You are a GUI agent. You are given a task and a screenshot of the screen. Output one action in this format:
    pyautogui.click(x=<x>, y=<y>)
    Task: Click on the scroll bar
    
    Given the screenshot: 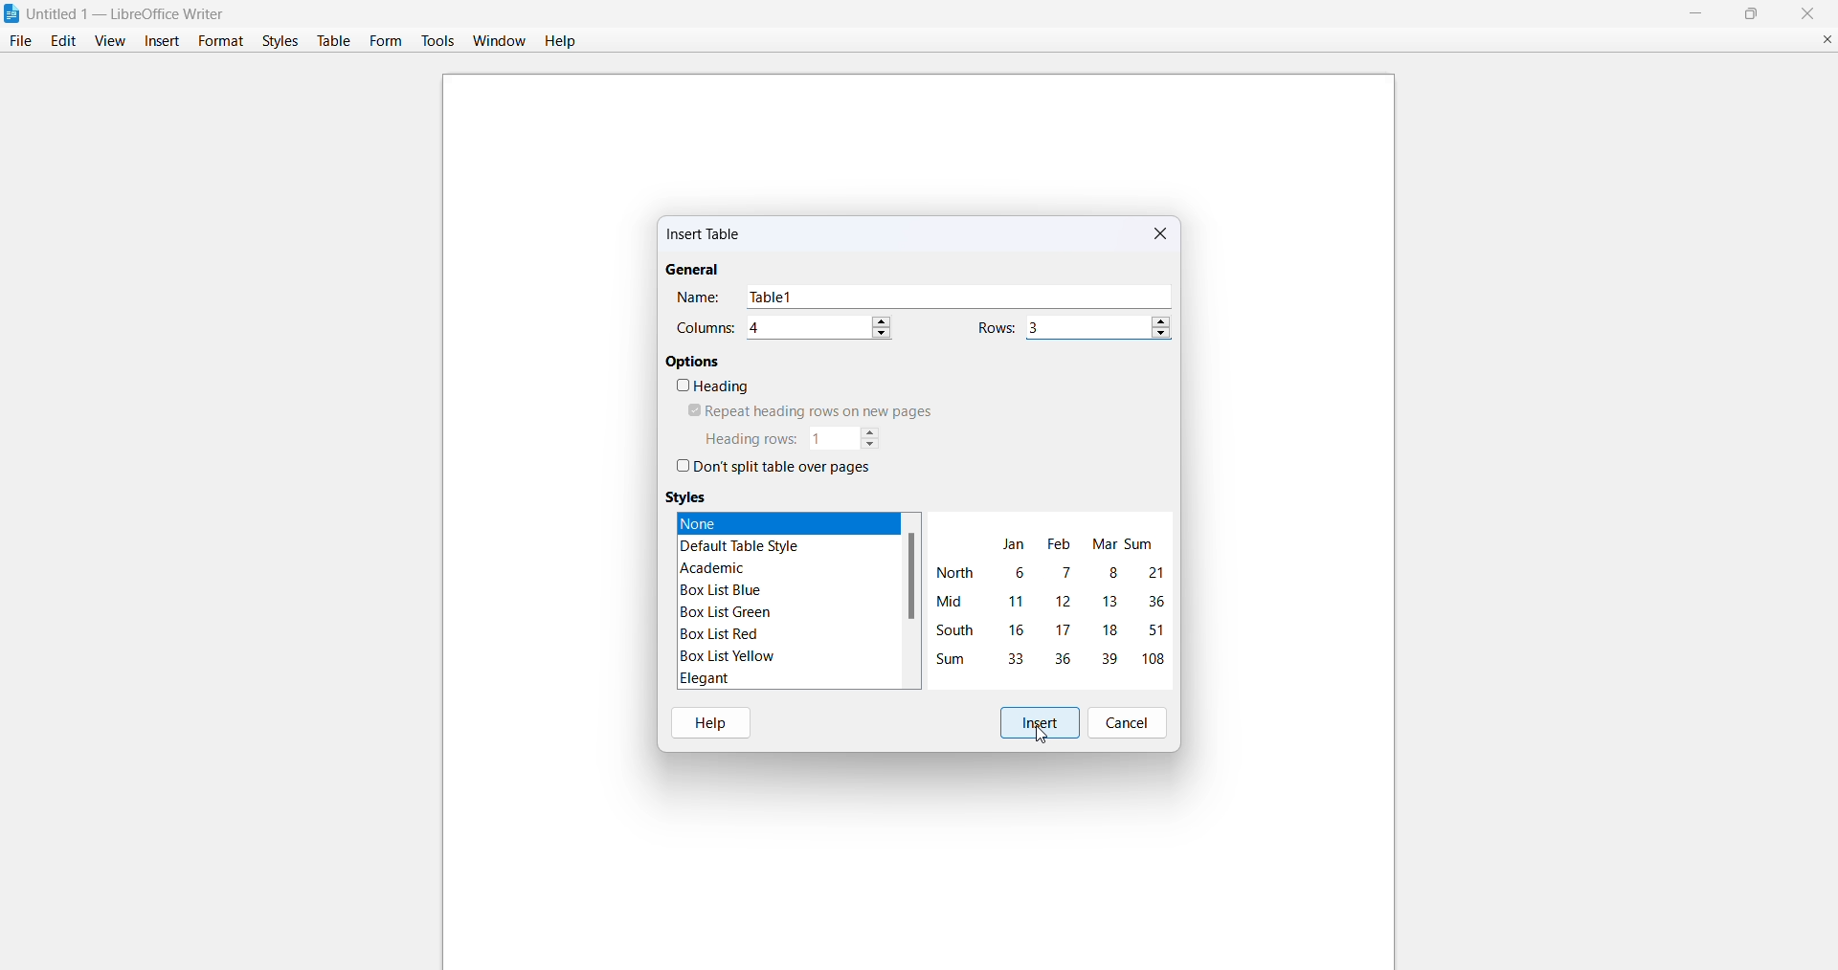 What is the action you would take?
    pyautogui.click(x=911, y=577)
    